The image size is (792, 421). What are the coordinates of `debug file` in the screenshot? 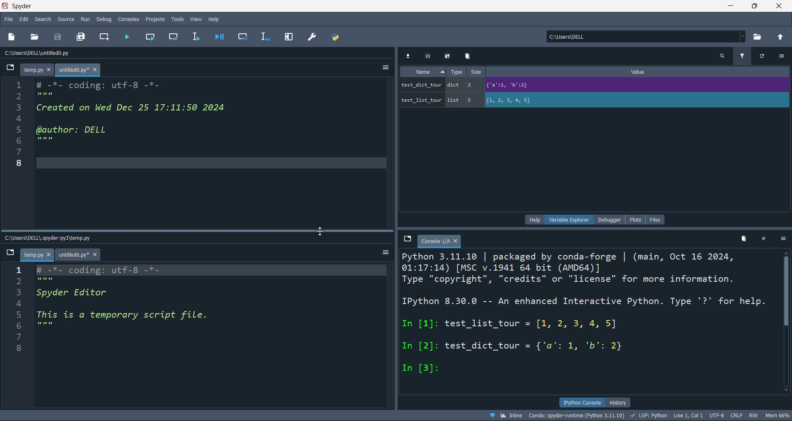 It's located at (222, 37).